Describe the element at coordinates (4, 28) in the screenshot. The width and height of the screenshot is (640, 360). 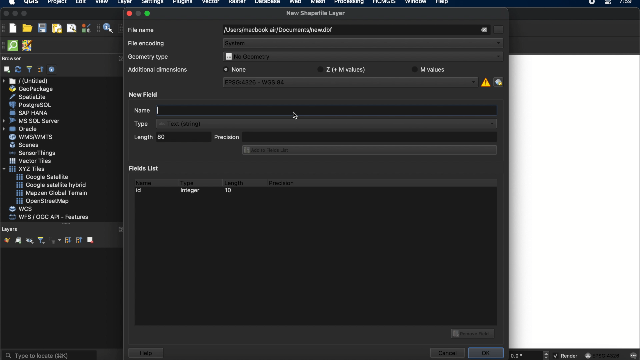
I see `project toolbar` at that location.